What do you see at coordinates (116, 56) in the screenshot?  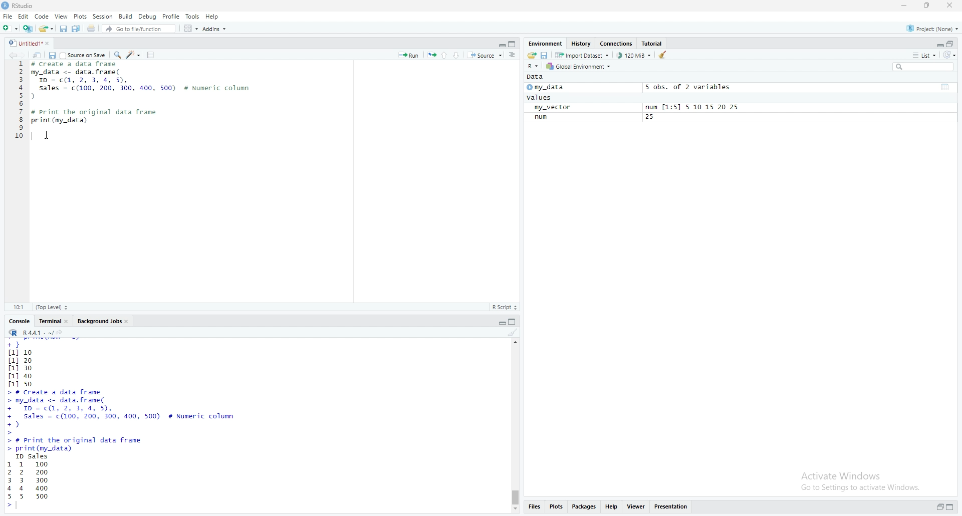 I see `find/replace` at bounding box center [116, 56].